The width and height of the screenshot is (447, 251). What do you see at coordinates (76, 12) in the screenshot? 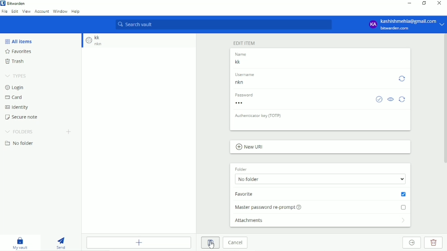
I see `Help` at bounding box center [76, 12].